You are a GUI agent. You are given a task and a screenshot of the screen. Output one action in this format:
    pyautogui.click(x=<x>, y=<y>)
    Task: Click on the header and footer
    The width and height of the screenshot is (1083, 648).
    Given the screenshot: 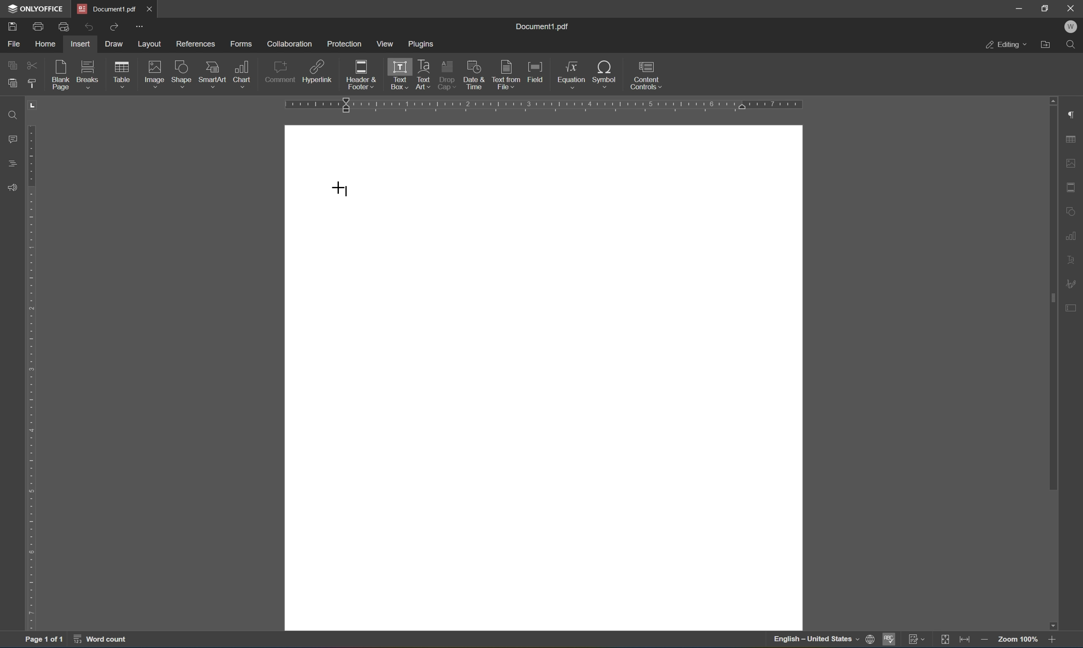 What is the action you would take?
    pyautogui.click(x=362, y=76)
    